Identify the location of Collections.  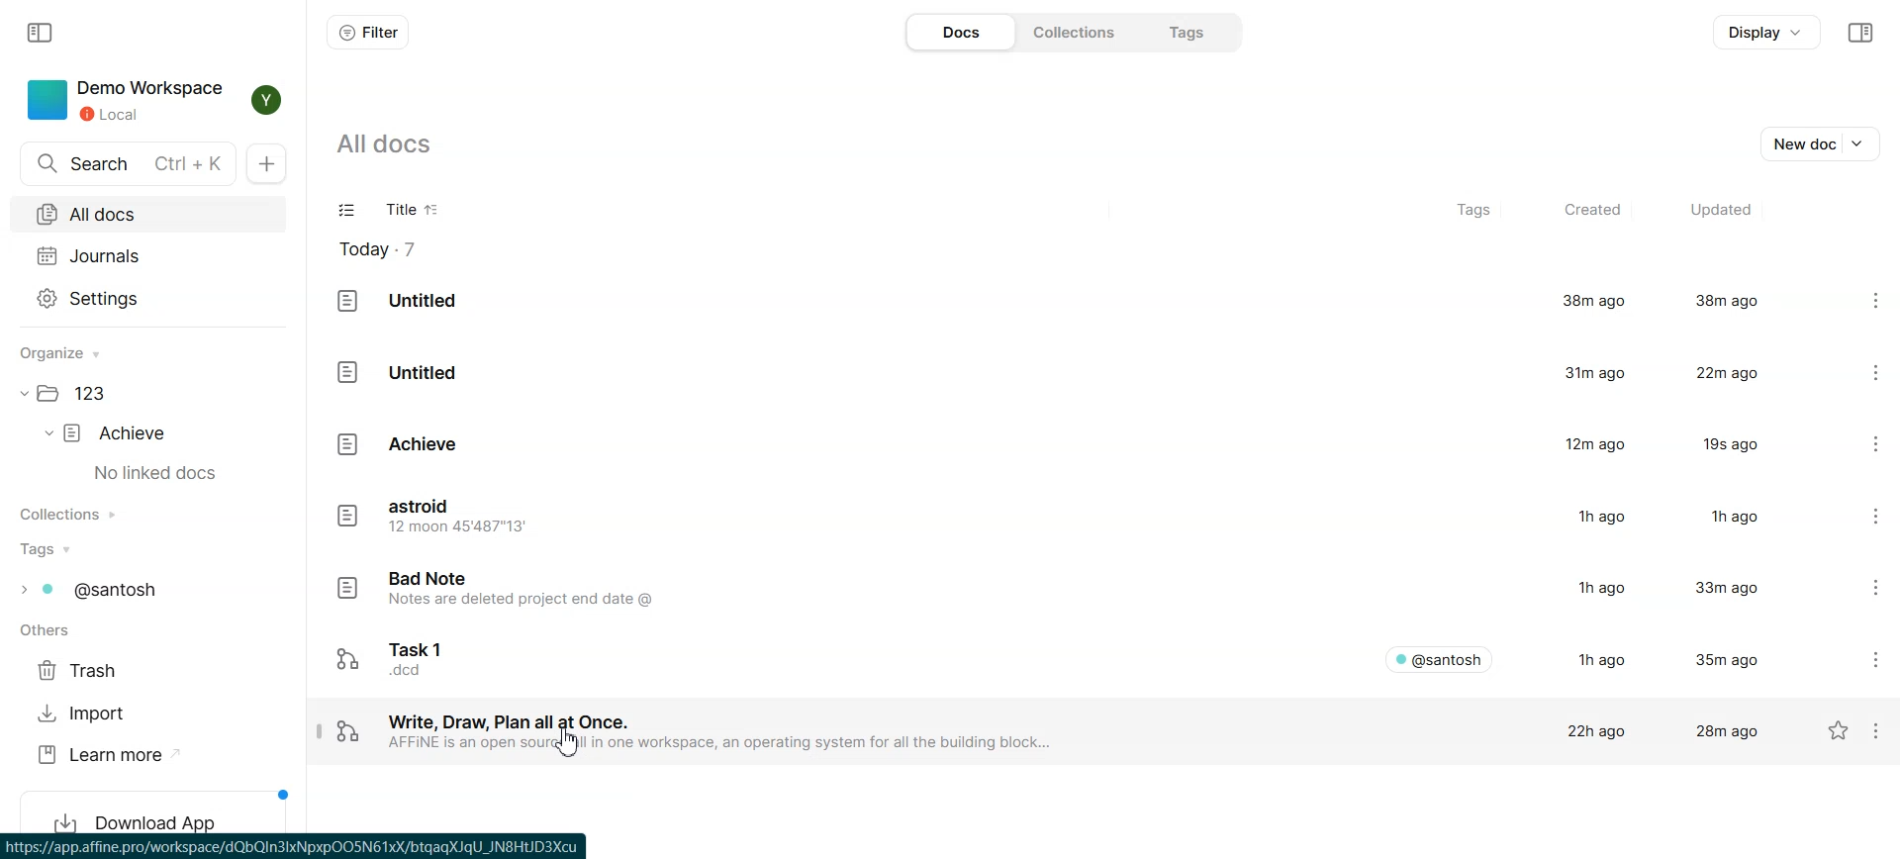
(1071, 31).